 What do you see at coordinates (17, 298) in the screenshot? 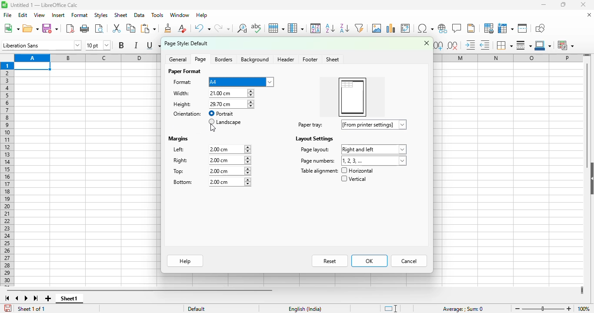
I see `scroll to previous sheet` at bounding box center [17, 298].